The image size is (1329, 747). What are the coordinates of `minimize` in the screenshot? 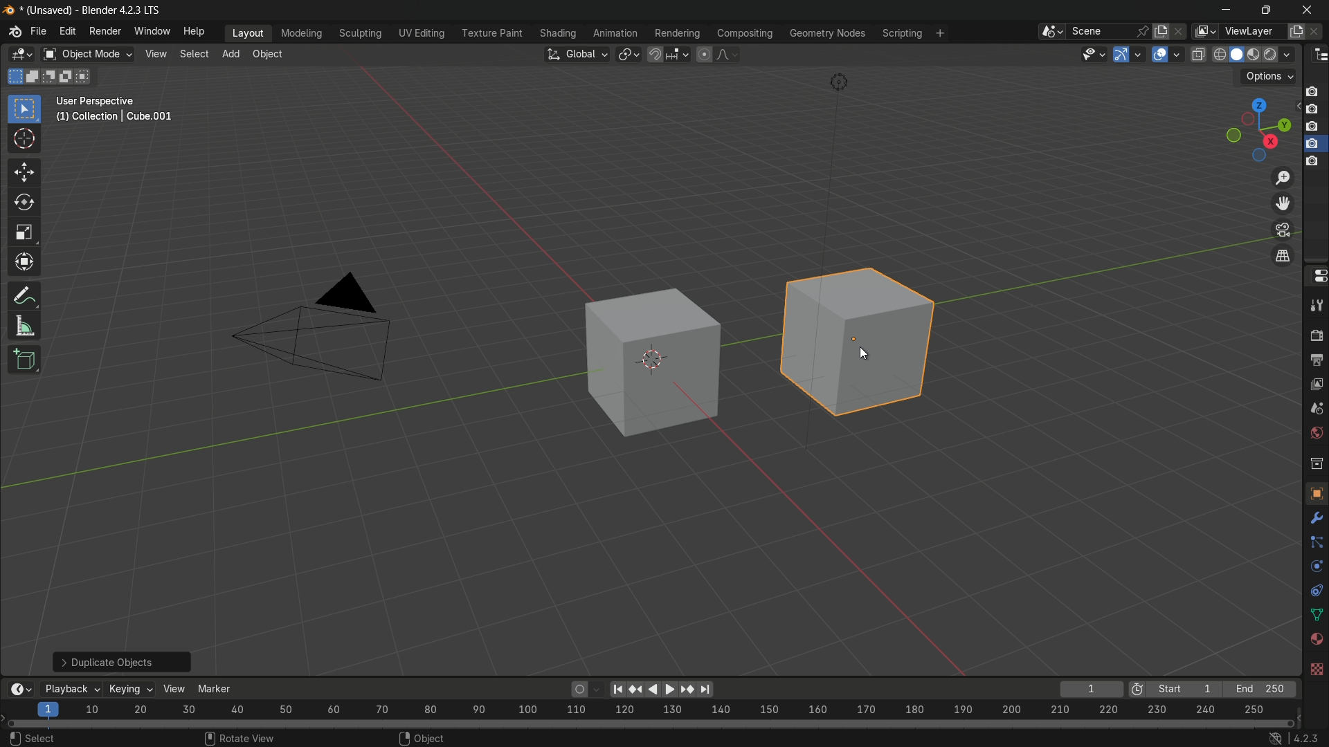 It's located at (1224, 9).